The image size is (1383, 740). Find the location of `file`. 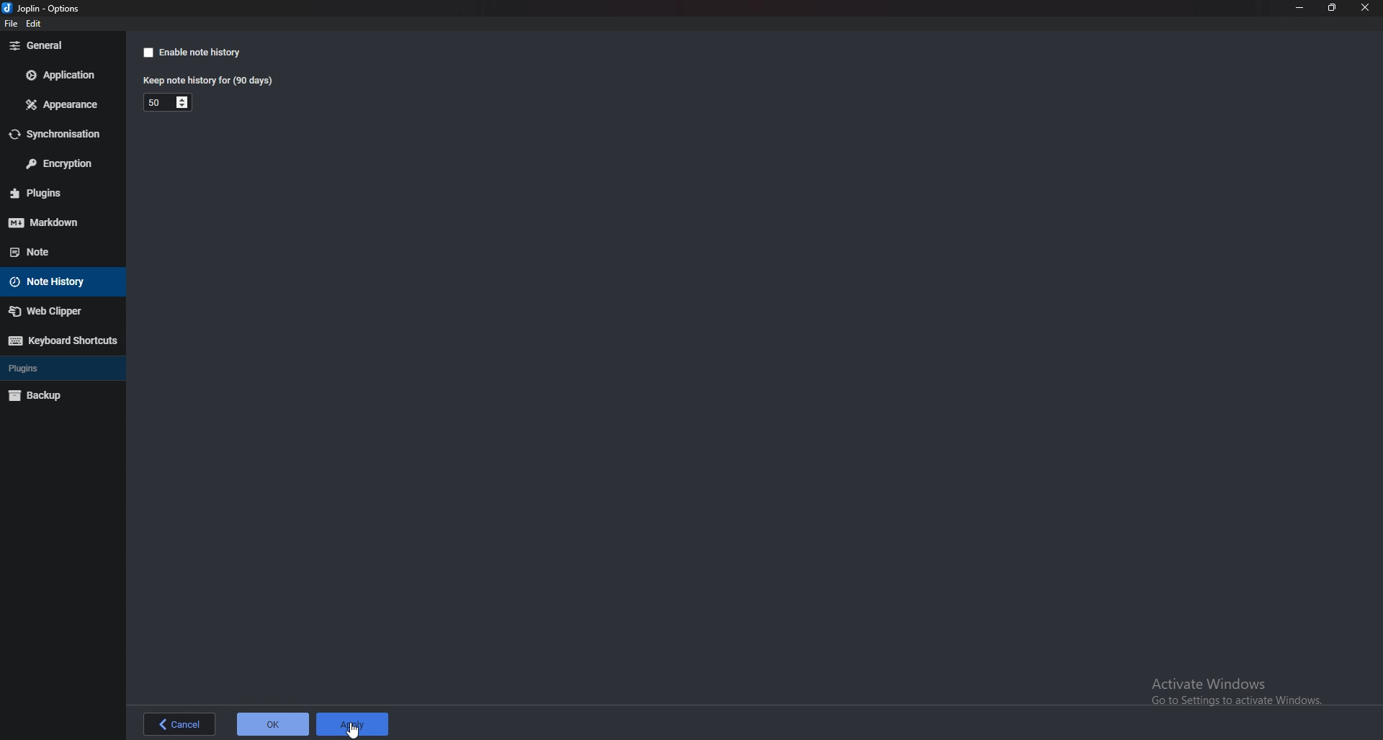

file is located at coordinates (9, 24).